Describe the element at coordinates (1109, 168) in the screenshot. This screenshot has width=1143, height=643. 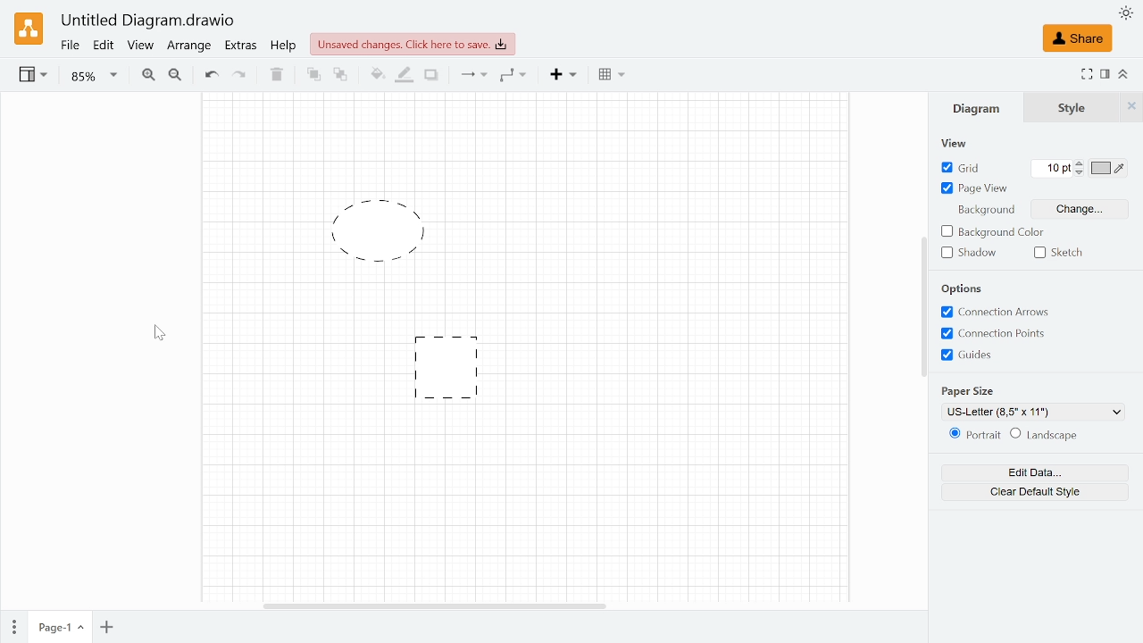
I see `Grid color` at that location.